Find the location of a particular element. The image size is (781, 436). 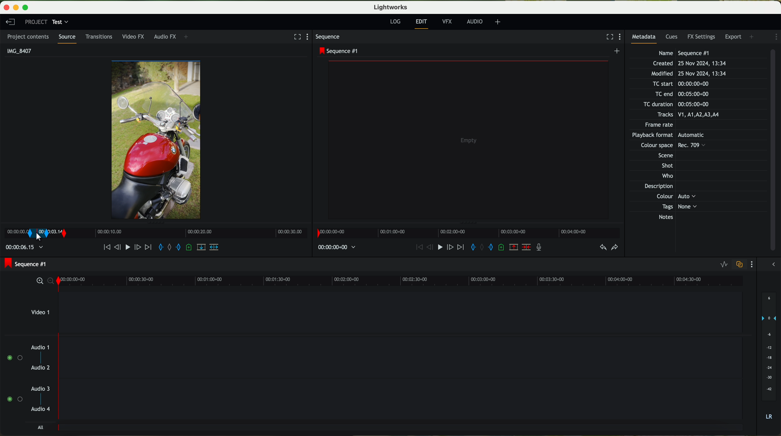

maximize is located at coordinates (29, 7).